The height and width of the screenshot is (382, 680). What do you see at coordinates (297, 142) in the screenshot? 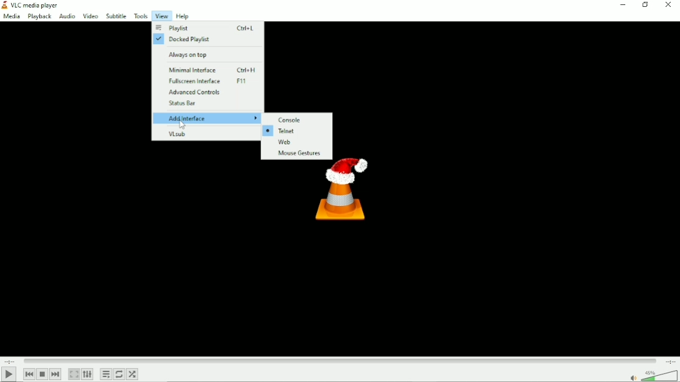
I see `Web` at bounding box center [297, 142].